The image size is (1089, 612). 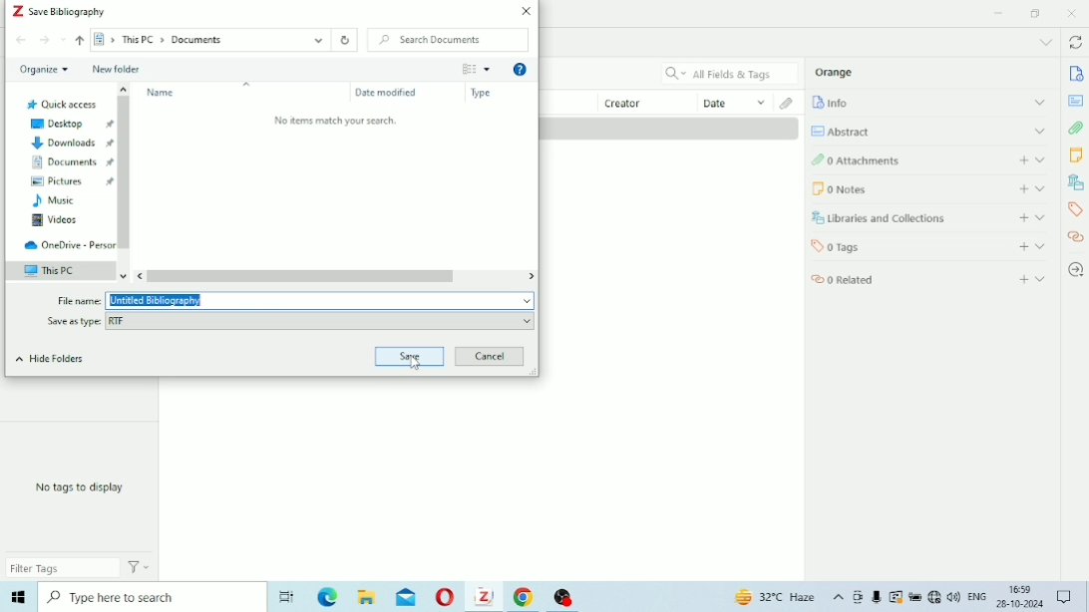 What do you see at coordinates (368, 597) in the screenshot?
I see `File Explorer` at bounding box center [368, 597].